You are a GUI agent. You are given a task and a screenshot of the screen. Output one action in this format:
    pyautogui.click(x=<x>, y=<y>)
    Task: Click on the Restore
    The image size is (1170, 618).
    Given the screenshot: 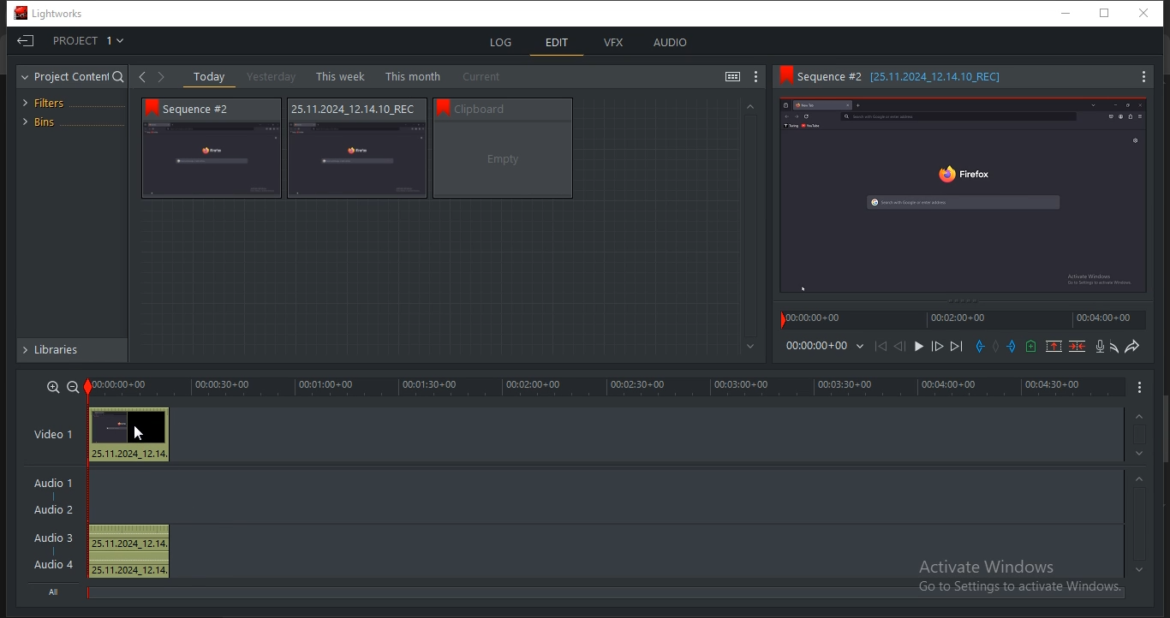 What is the action you would take?
    pyautogui.click(x=1109, y=11)
    